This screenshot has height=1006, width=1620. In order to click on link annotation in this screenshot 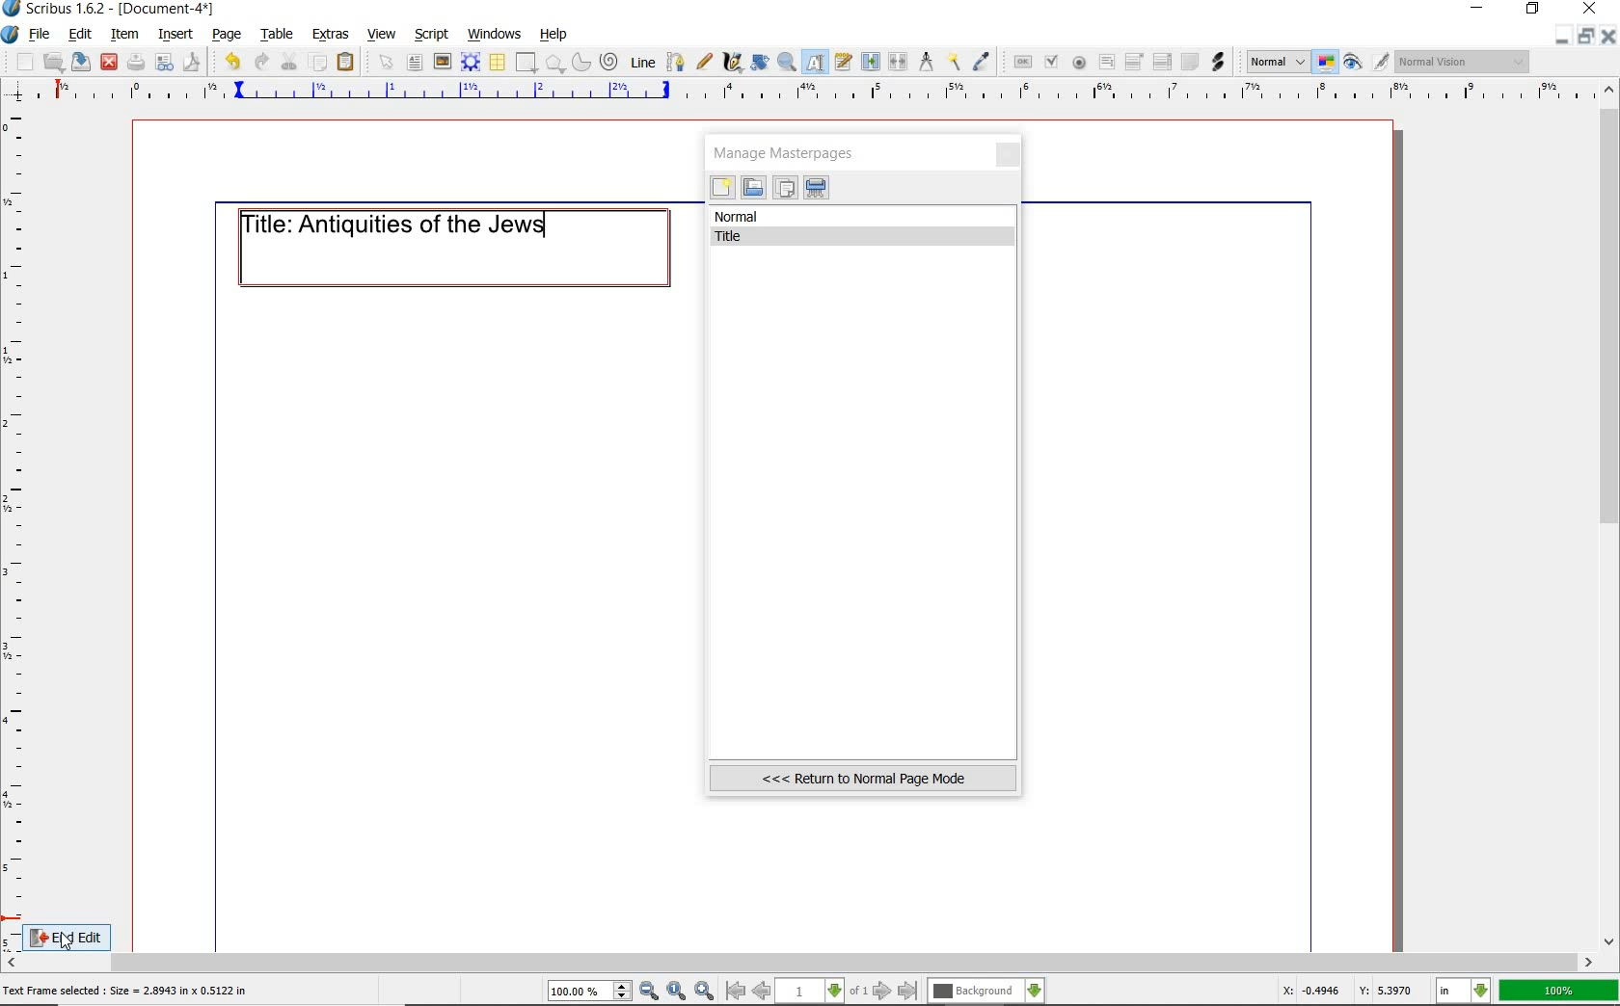, I will do `click(1218, 61)`.